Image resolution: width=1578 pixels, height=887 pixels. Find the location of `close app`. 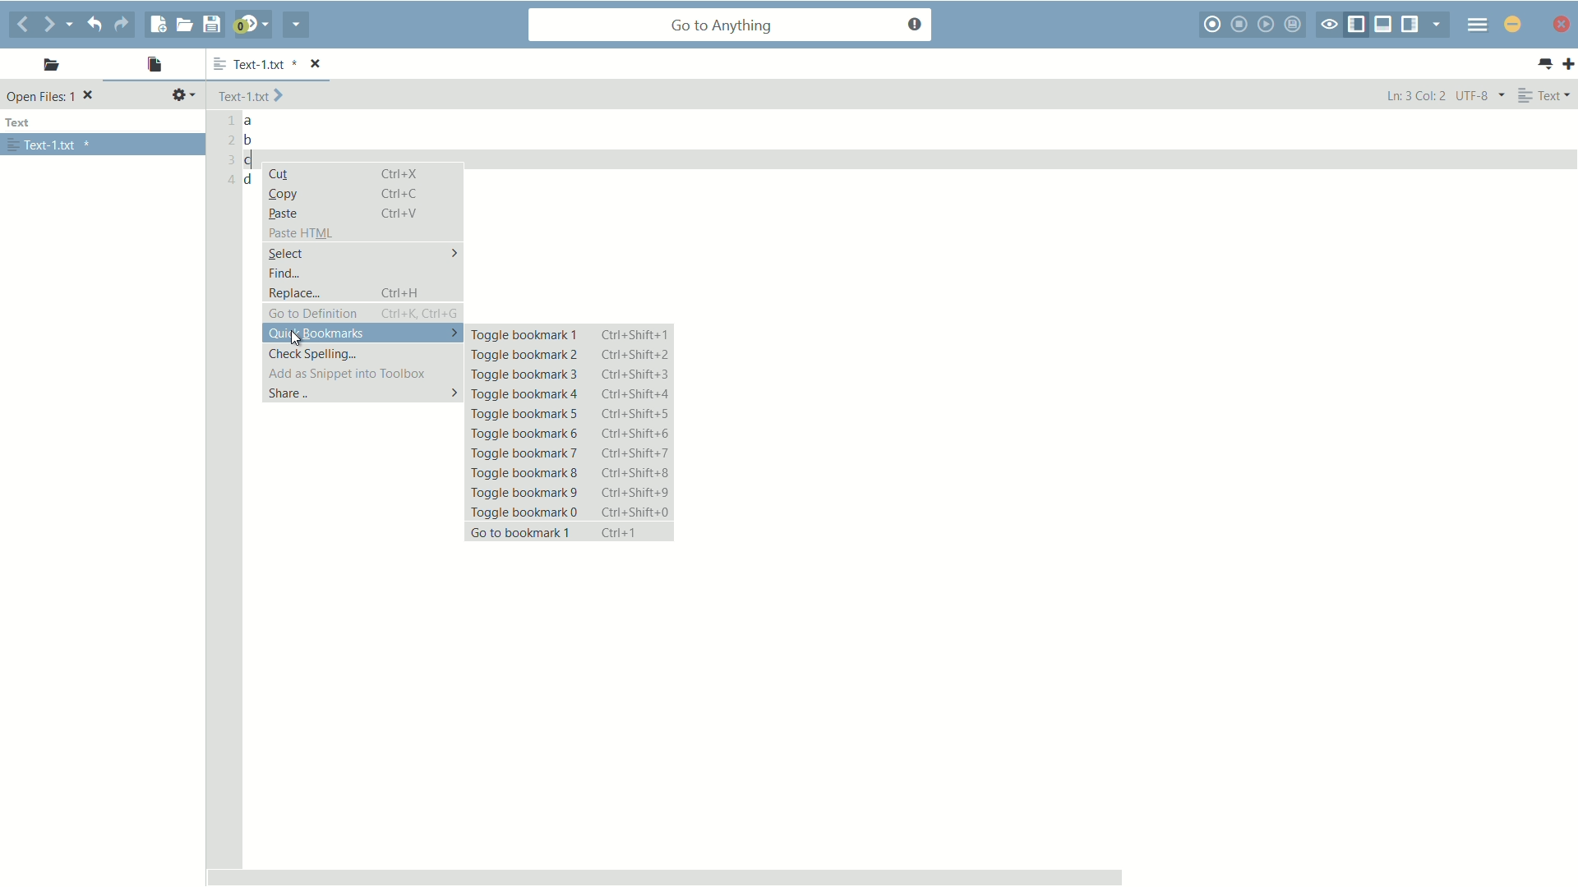

close app is located at coordinates (1511, 23).